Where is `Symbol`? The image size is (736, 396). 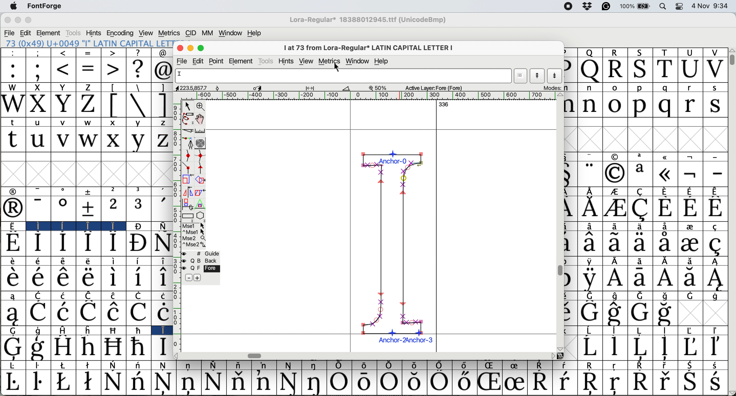
Symbol is located at coordinates (88, 347).